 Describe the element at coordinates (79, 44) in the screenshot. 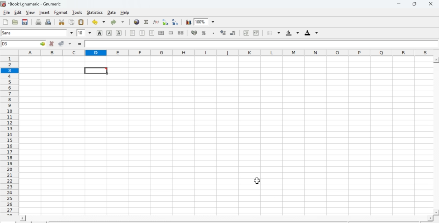

I see `=` at that location.